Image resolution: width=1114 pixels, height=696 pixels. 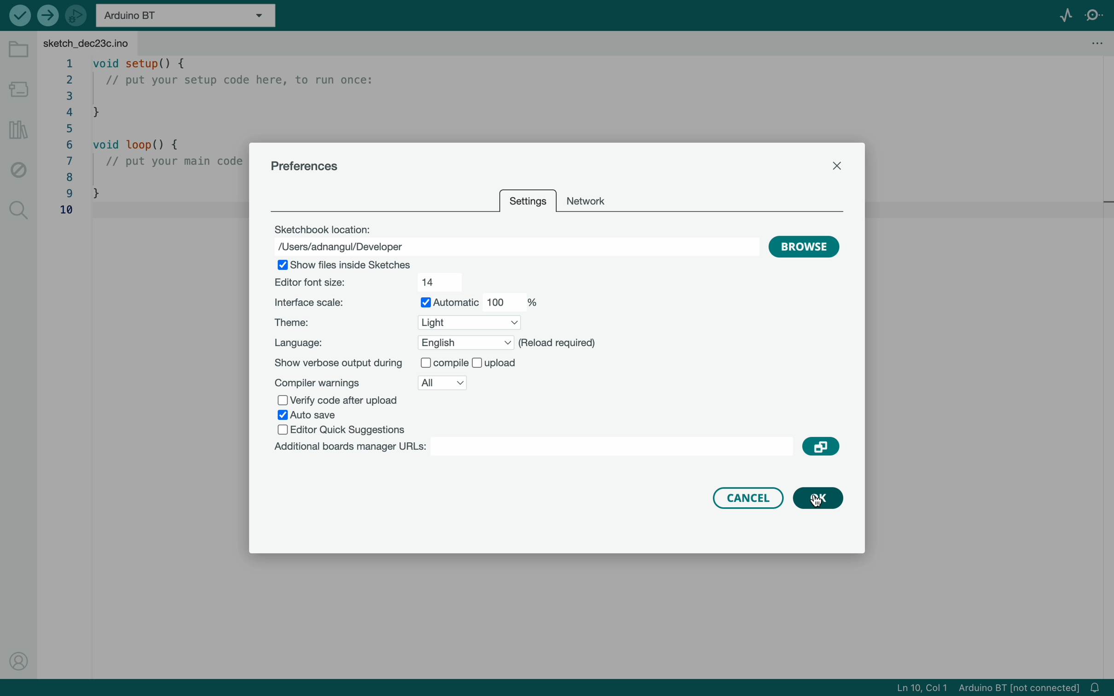 What do you see at coordinates (533, 447) in the screenshot?
I see `board manager` at bounding box center [533, 447].